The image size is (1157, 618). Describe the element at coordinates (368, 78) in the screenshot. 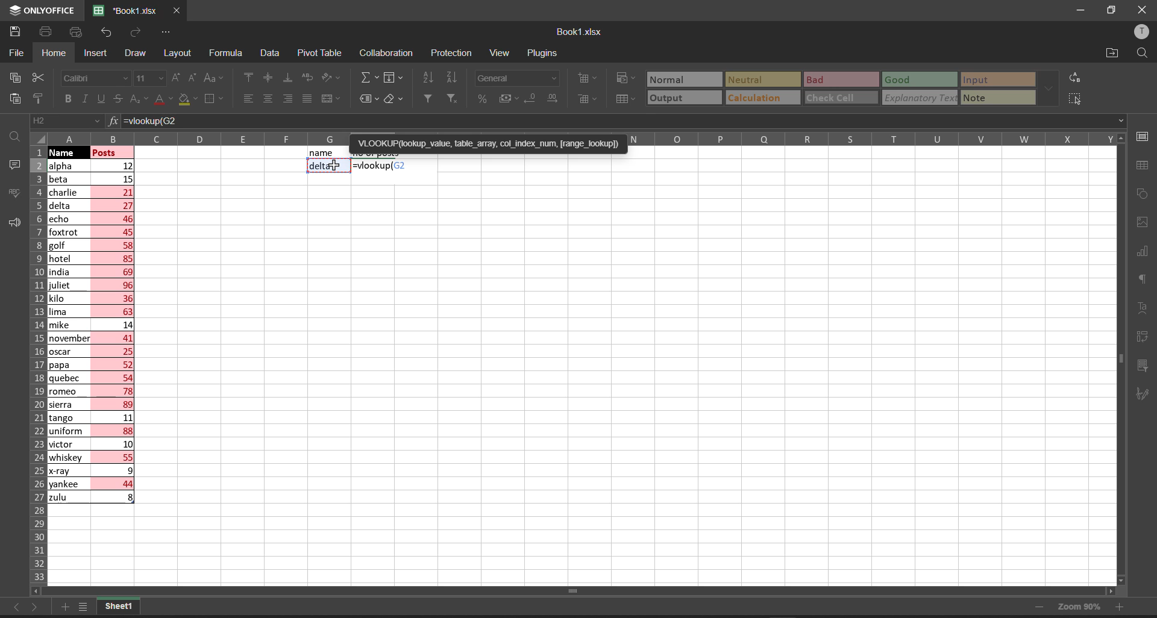

I see `summation` at that location.